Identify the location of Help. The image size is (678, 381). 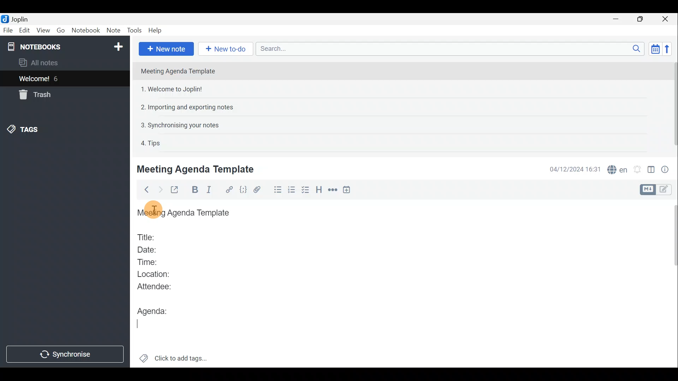
(156, 30).